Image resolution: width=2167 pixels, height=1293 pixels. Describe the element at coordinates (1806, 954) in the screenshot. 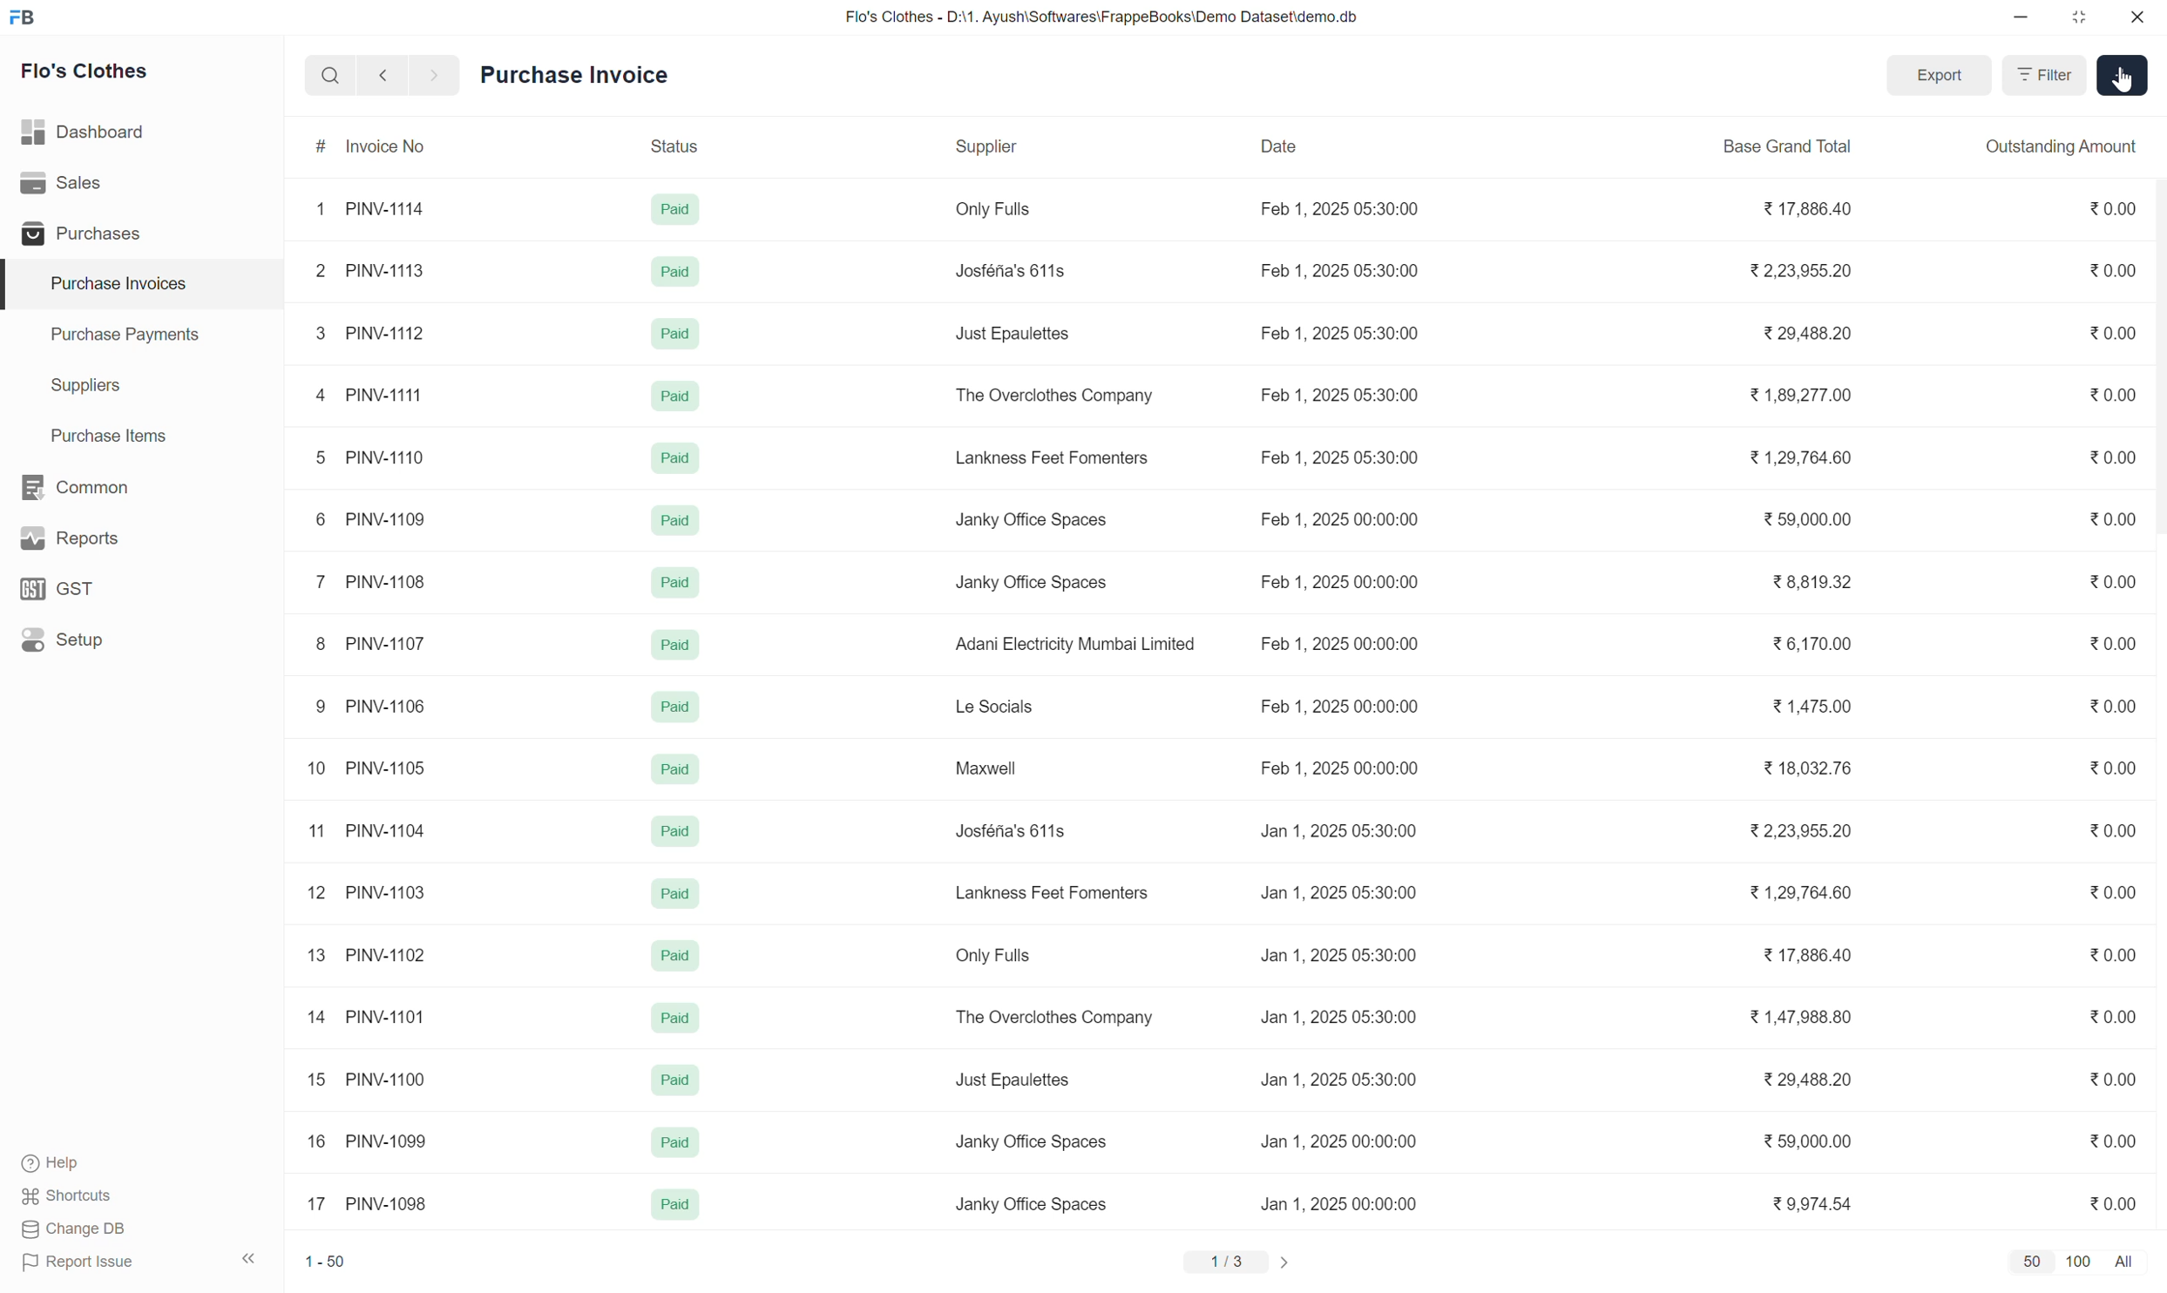

I see `17,886.40` at that location.